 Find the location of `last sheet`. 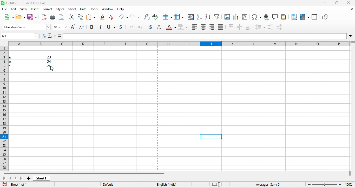

last sheet is located at coordinates (22, 179).